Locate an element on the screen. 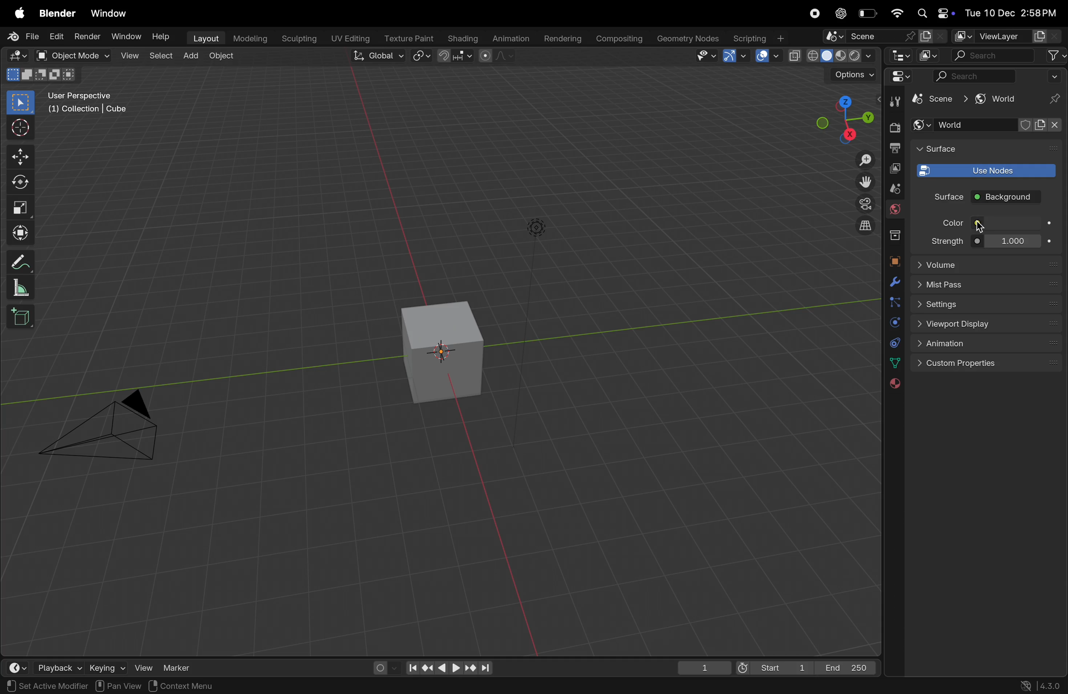 This screenshot has height=694, width=1068. view is located at coordinates (14, 665).